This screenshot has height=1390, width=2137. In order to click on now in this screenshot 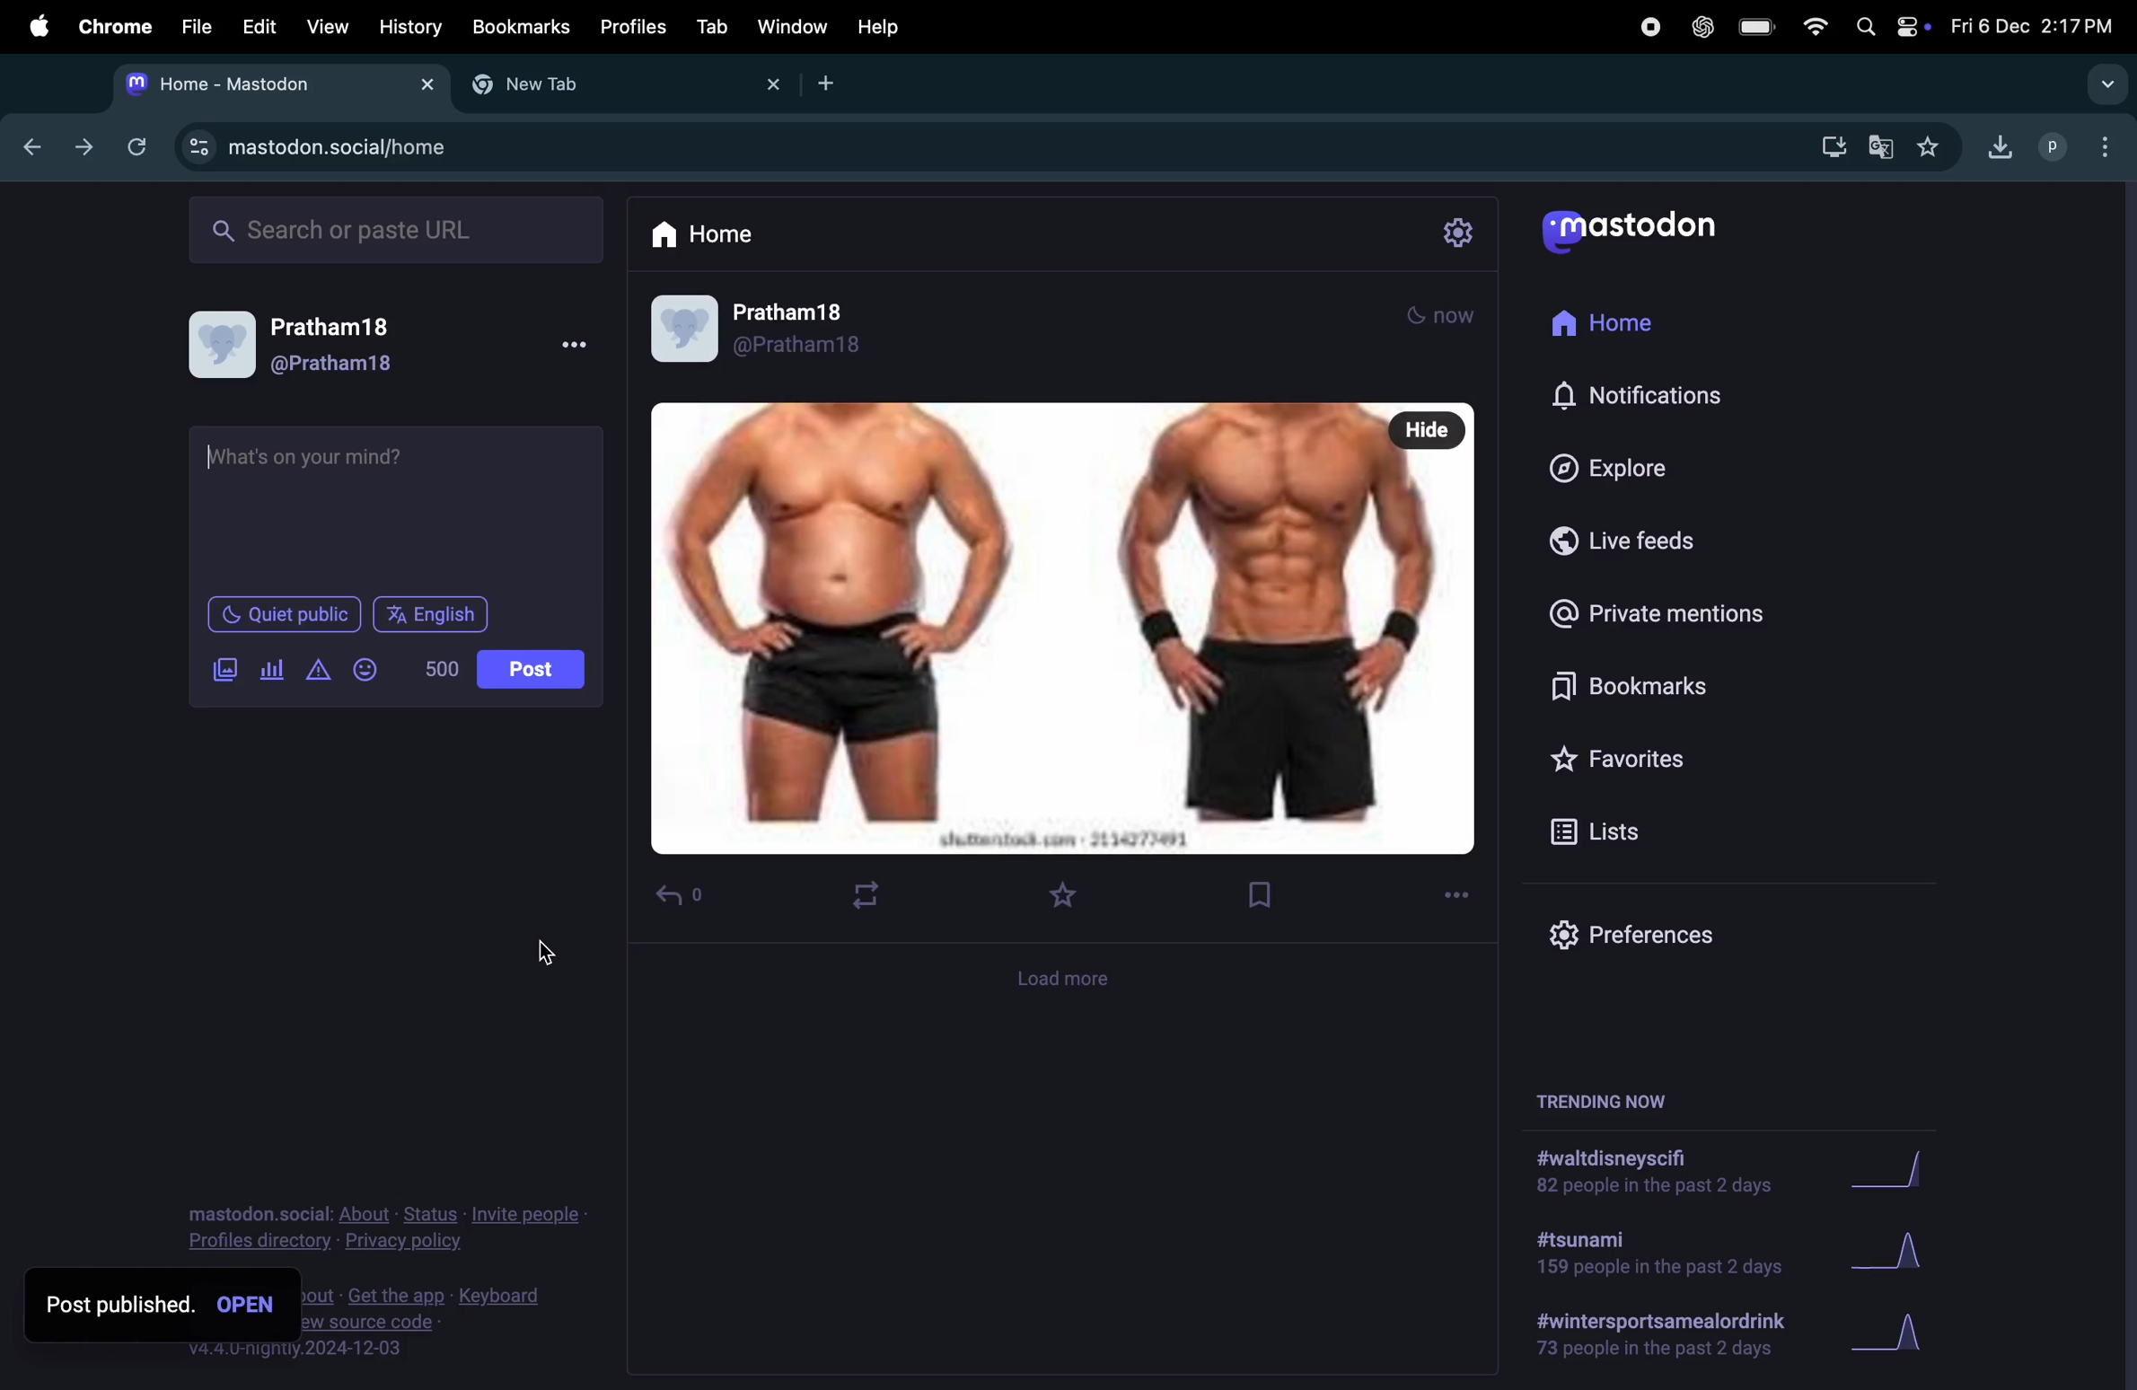, I will do `click(1441, 317)`.